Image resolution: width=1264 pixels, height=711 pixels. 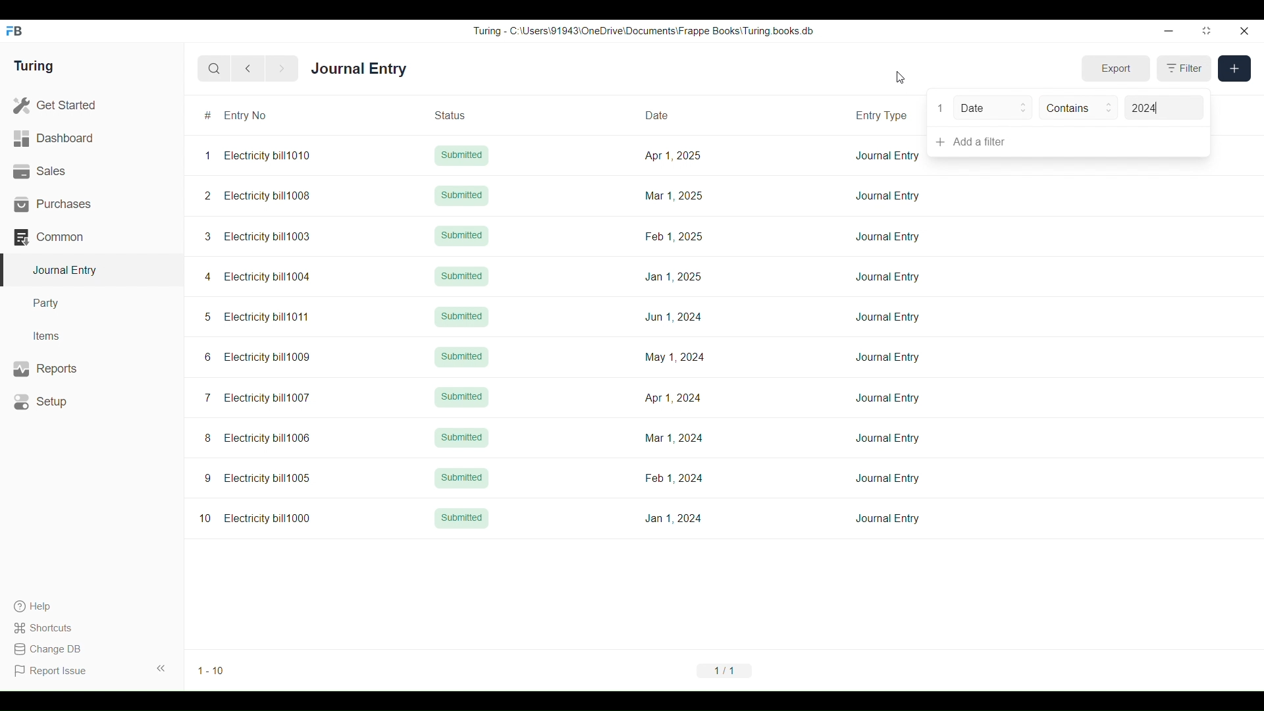 What do you see at coordinates (887, 519) in the screenshot?
I see `Journal Entry` at bounding box center [887, 519].